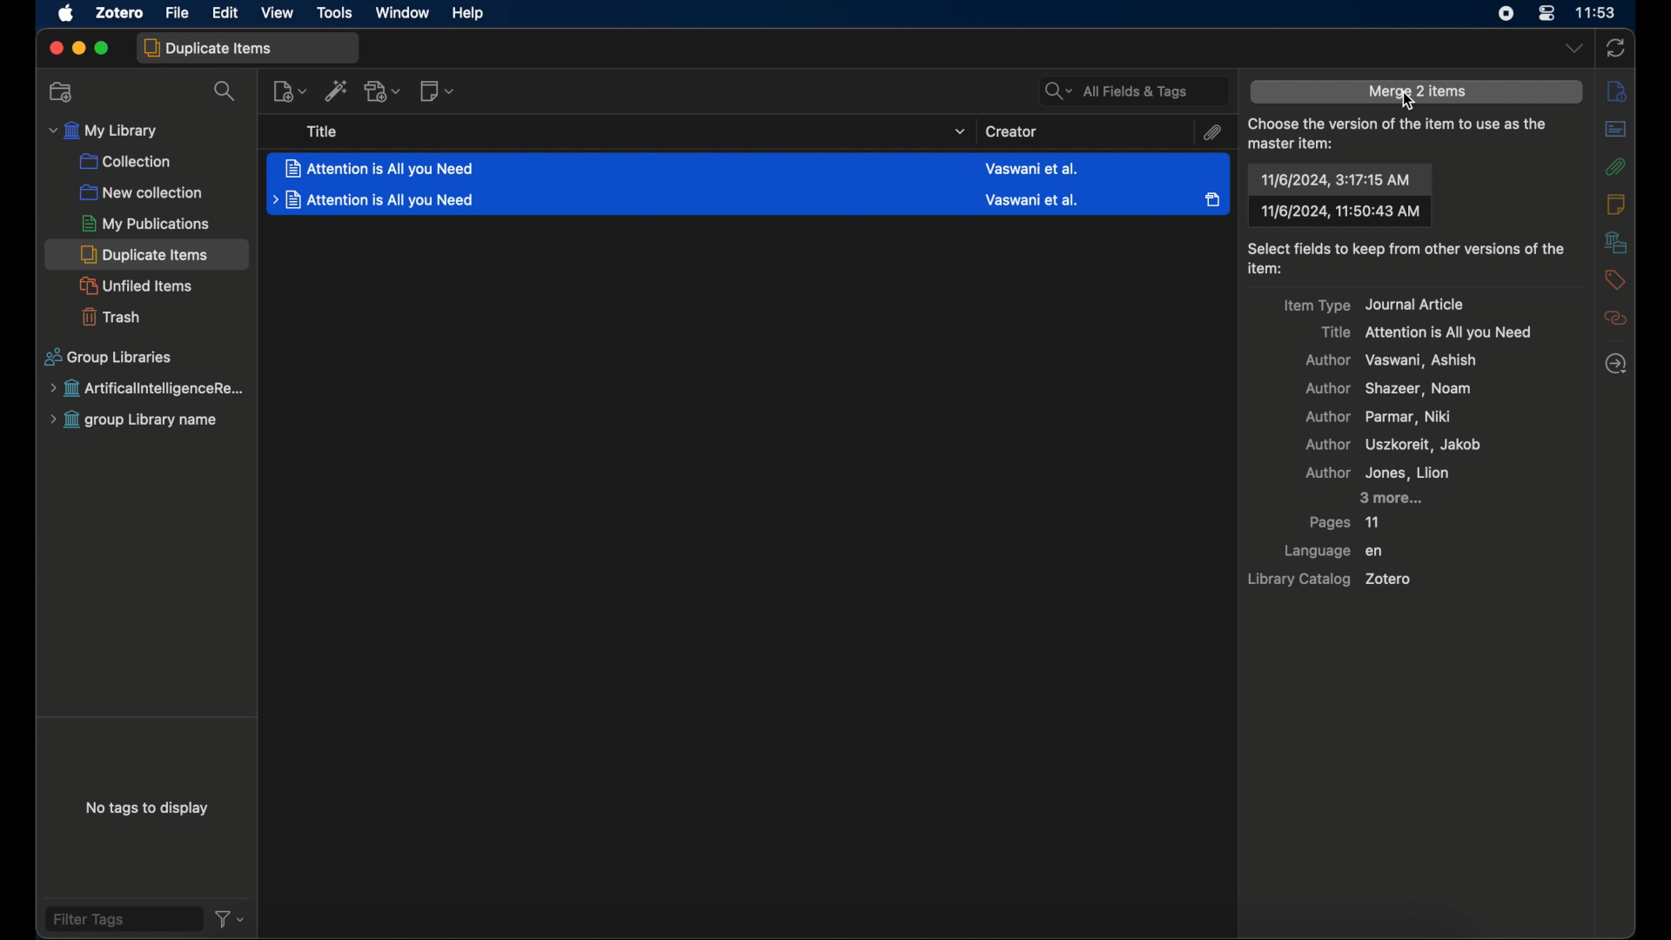  Describe the element at coordinates (1339, 211) in the screenshot. I see `date and time` at that location.